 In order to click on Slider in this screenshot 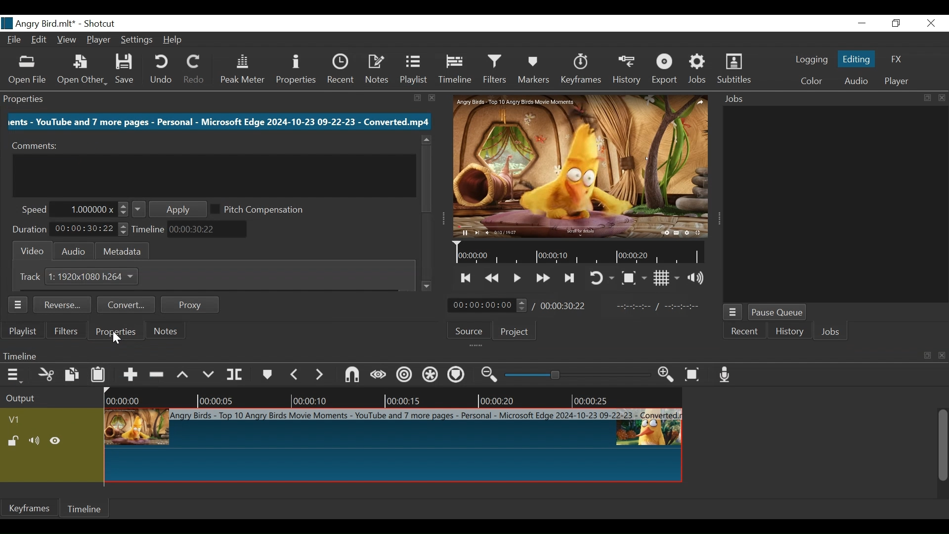, I will do `click(578, 375)`.